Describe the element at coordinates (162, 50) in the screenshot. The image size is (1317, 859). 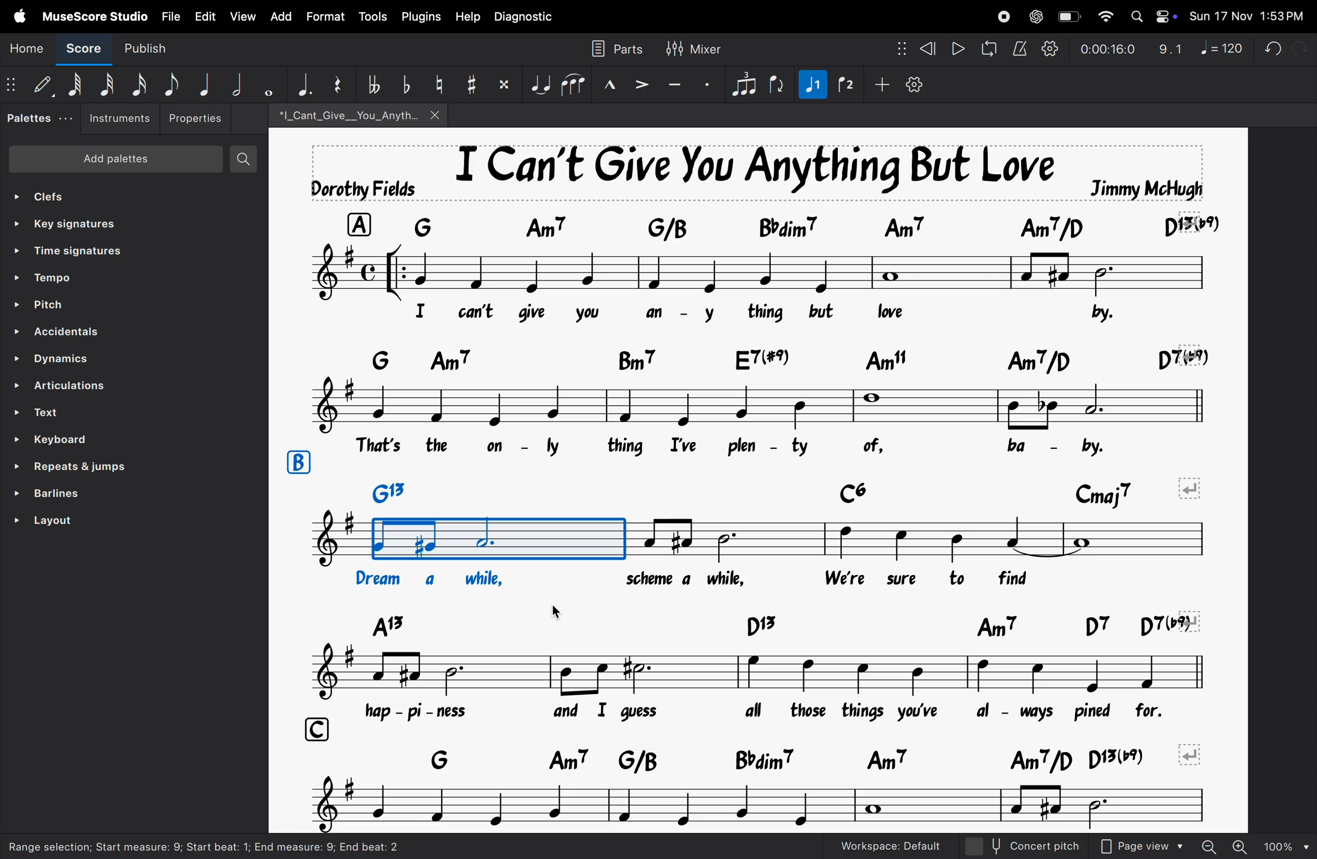
I see `publish` at that location.